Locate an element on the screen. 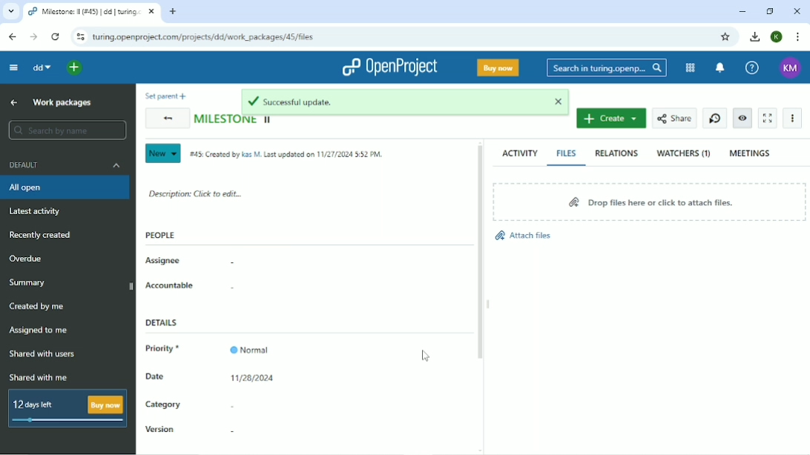  Shared with me is located at coordinates (41, 377).